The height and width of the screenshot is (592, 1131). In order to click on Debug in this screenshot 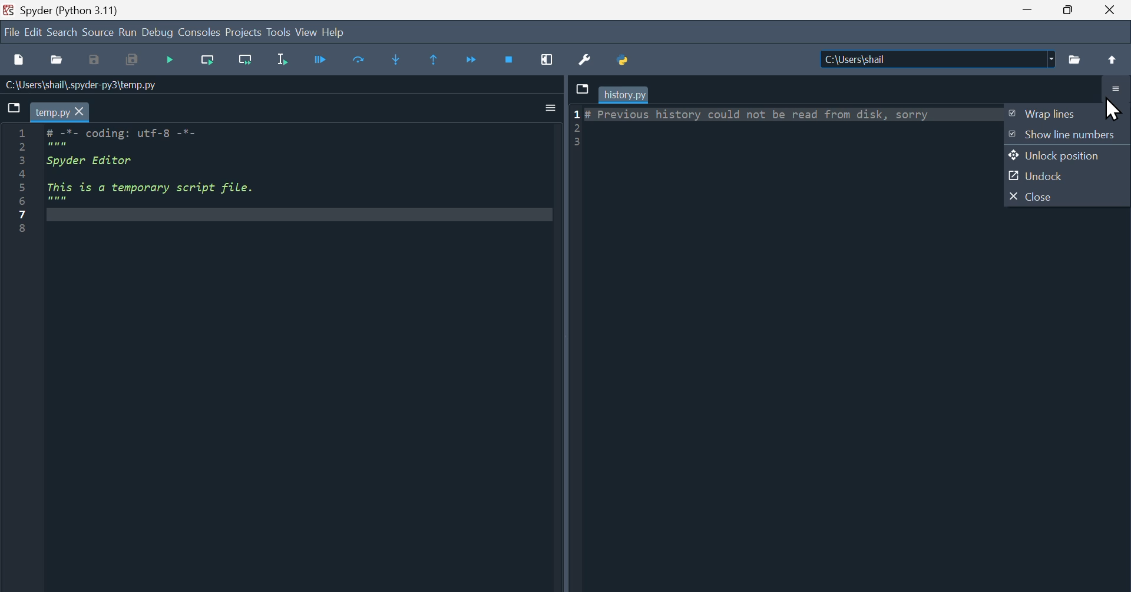, I will do `click(156, 32)`.